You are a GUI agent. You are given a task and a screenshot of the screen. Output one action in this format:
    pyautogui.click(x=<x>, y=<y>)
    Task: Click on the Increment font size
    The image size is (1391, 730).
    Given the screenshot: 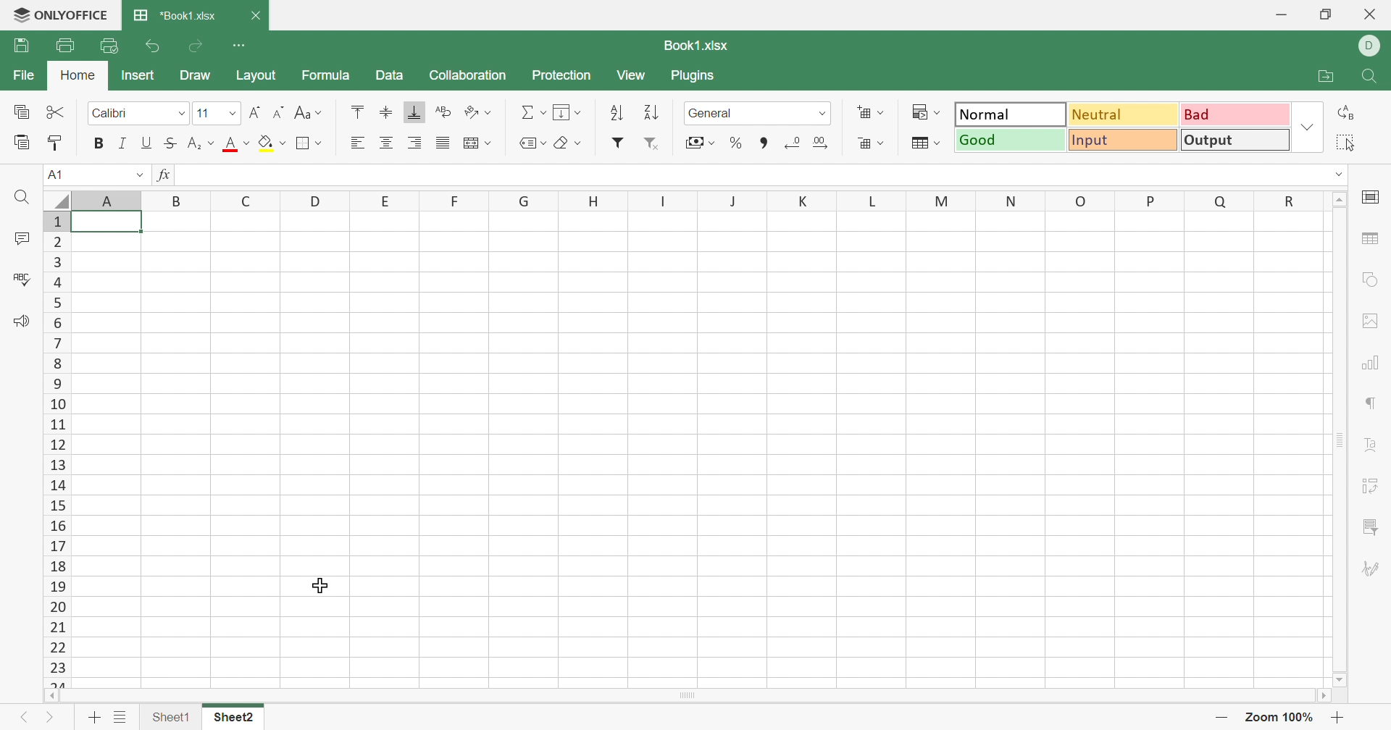 What is the action you would take?
    pyautogui.click(x=254, y=112)
    